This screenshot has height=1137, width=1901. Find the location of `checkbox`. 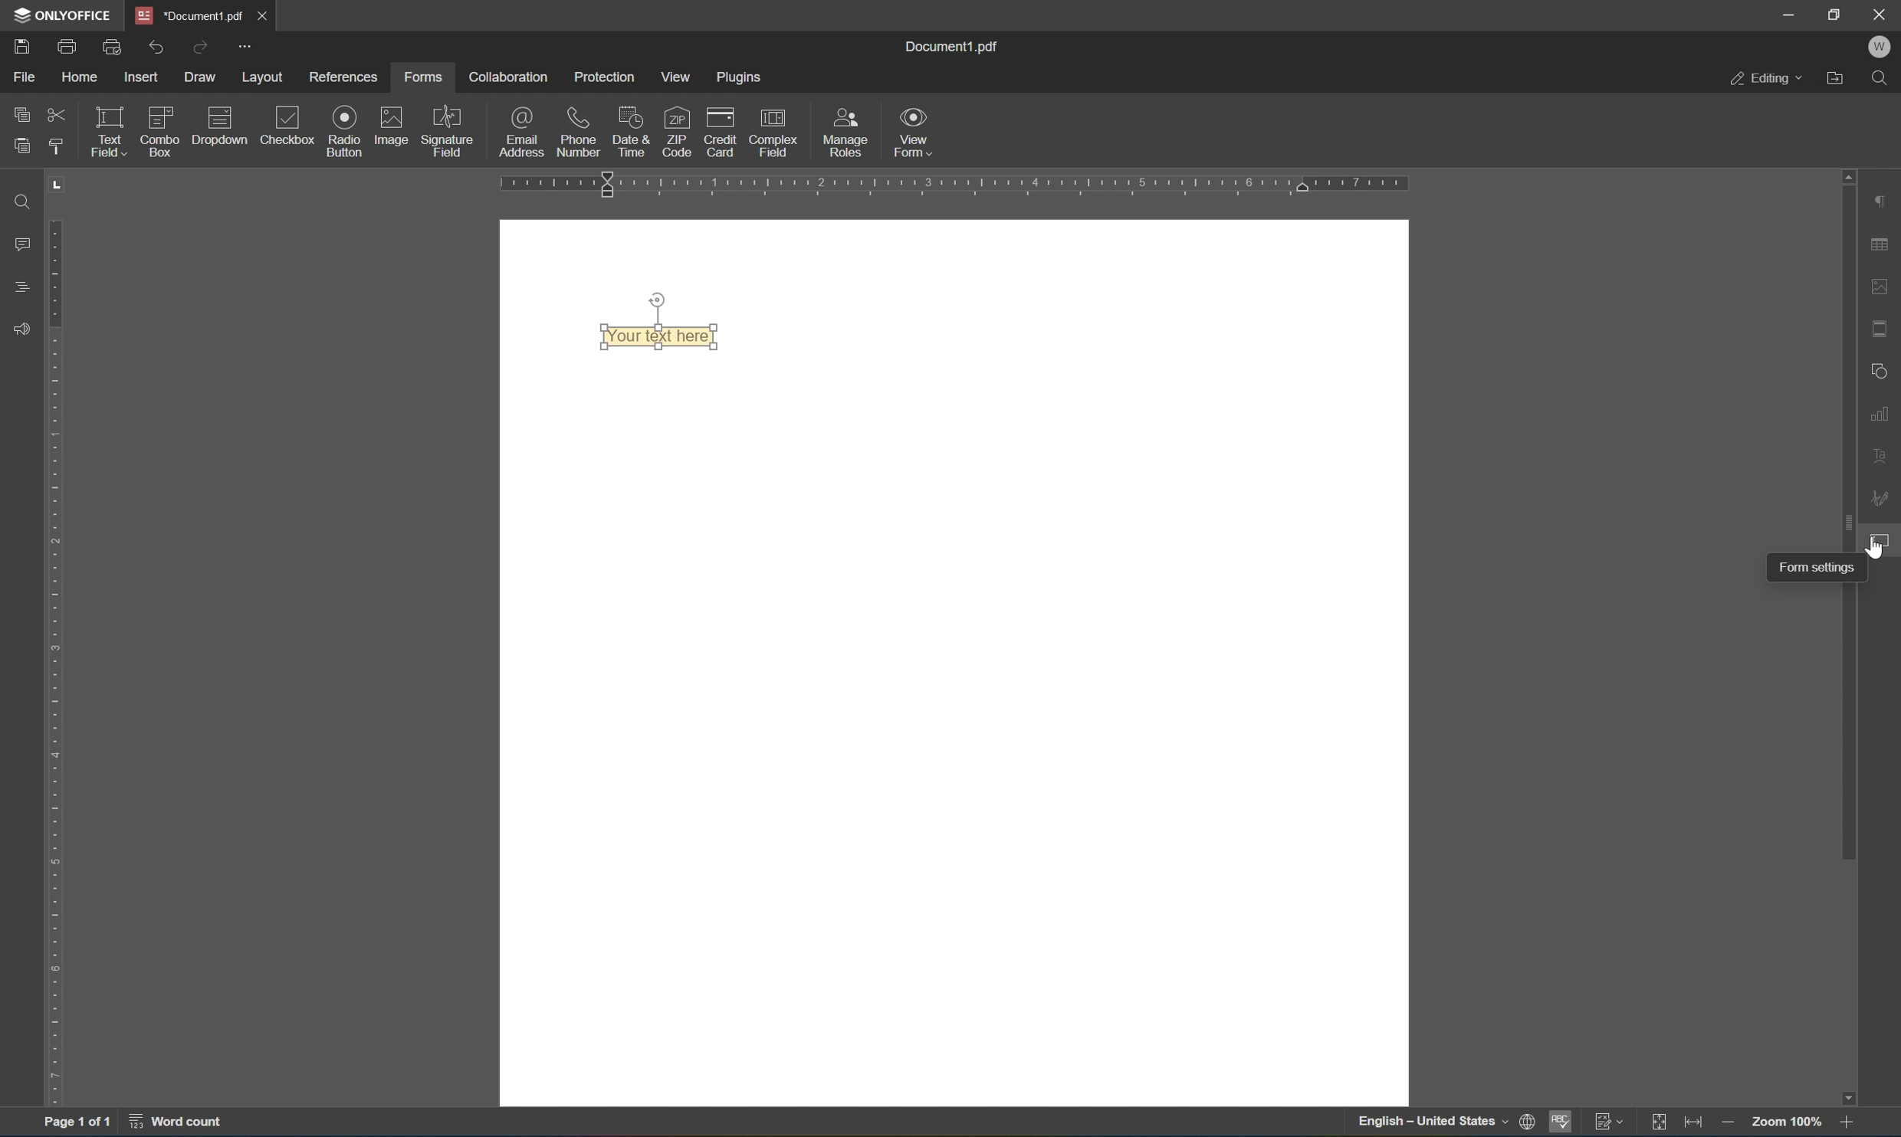

checkbox is located at coordinates (290, 124).